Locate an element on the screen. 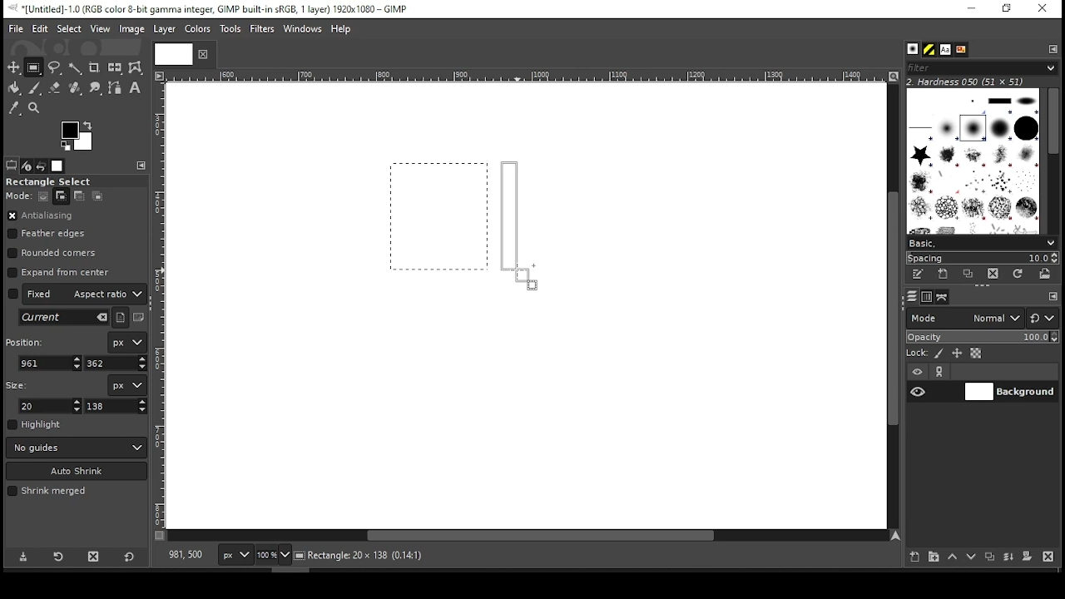  rectangle select is located at coordinates (62, 181).